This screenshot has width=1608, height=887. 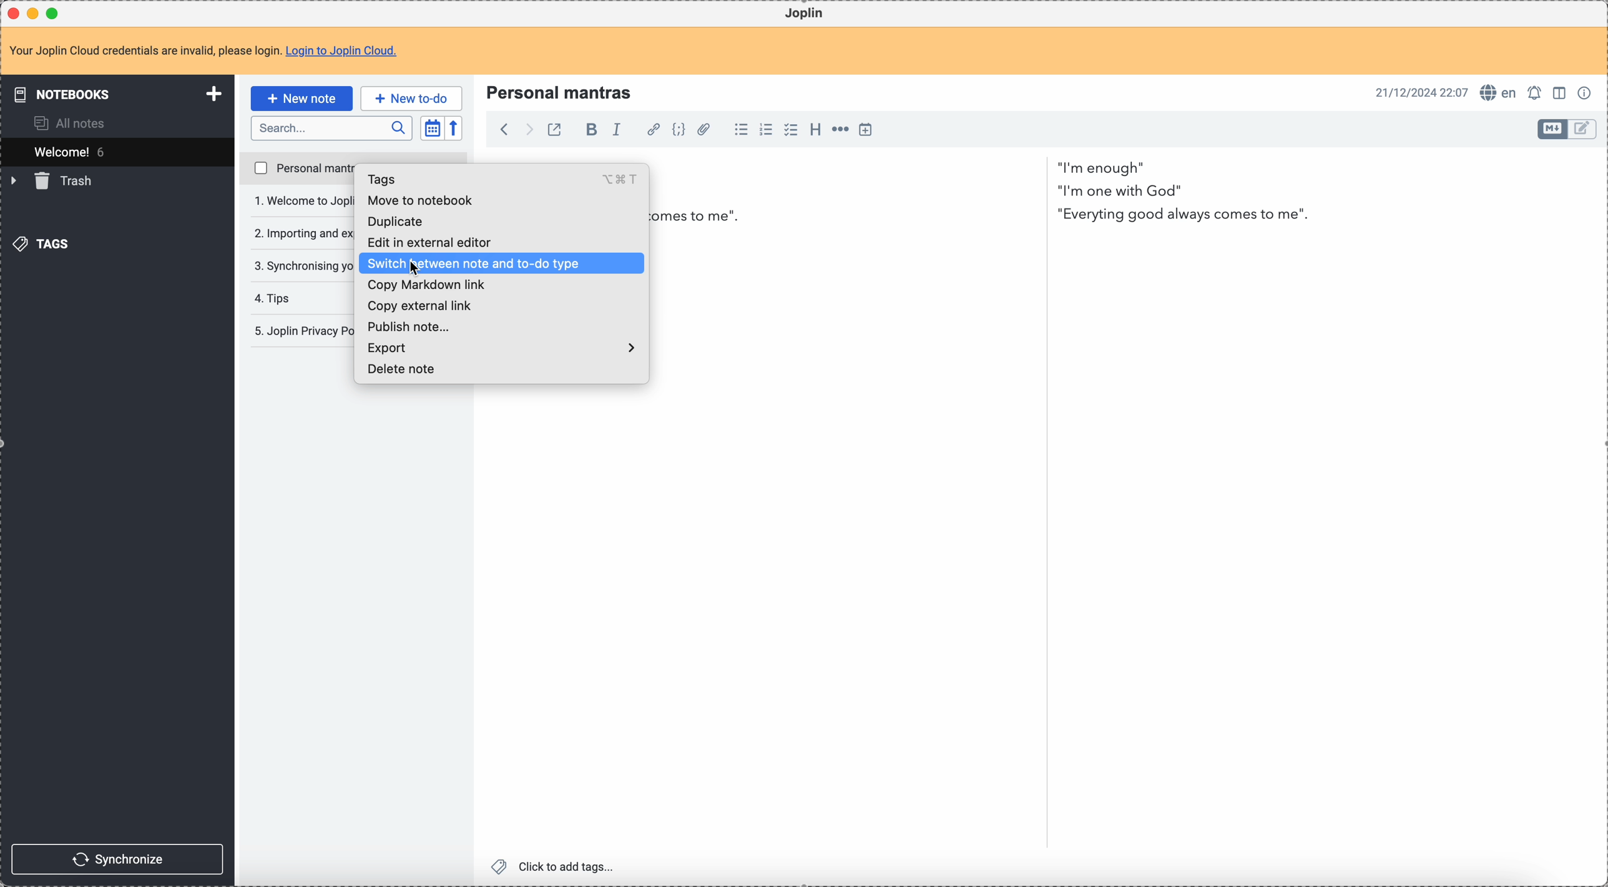 I want to click on importing and exporting notes, so click(x=301, y=236).